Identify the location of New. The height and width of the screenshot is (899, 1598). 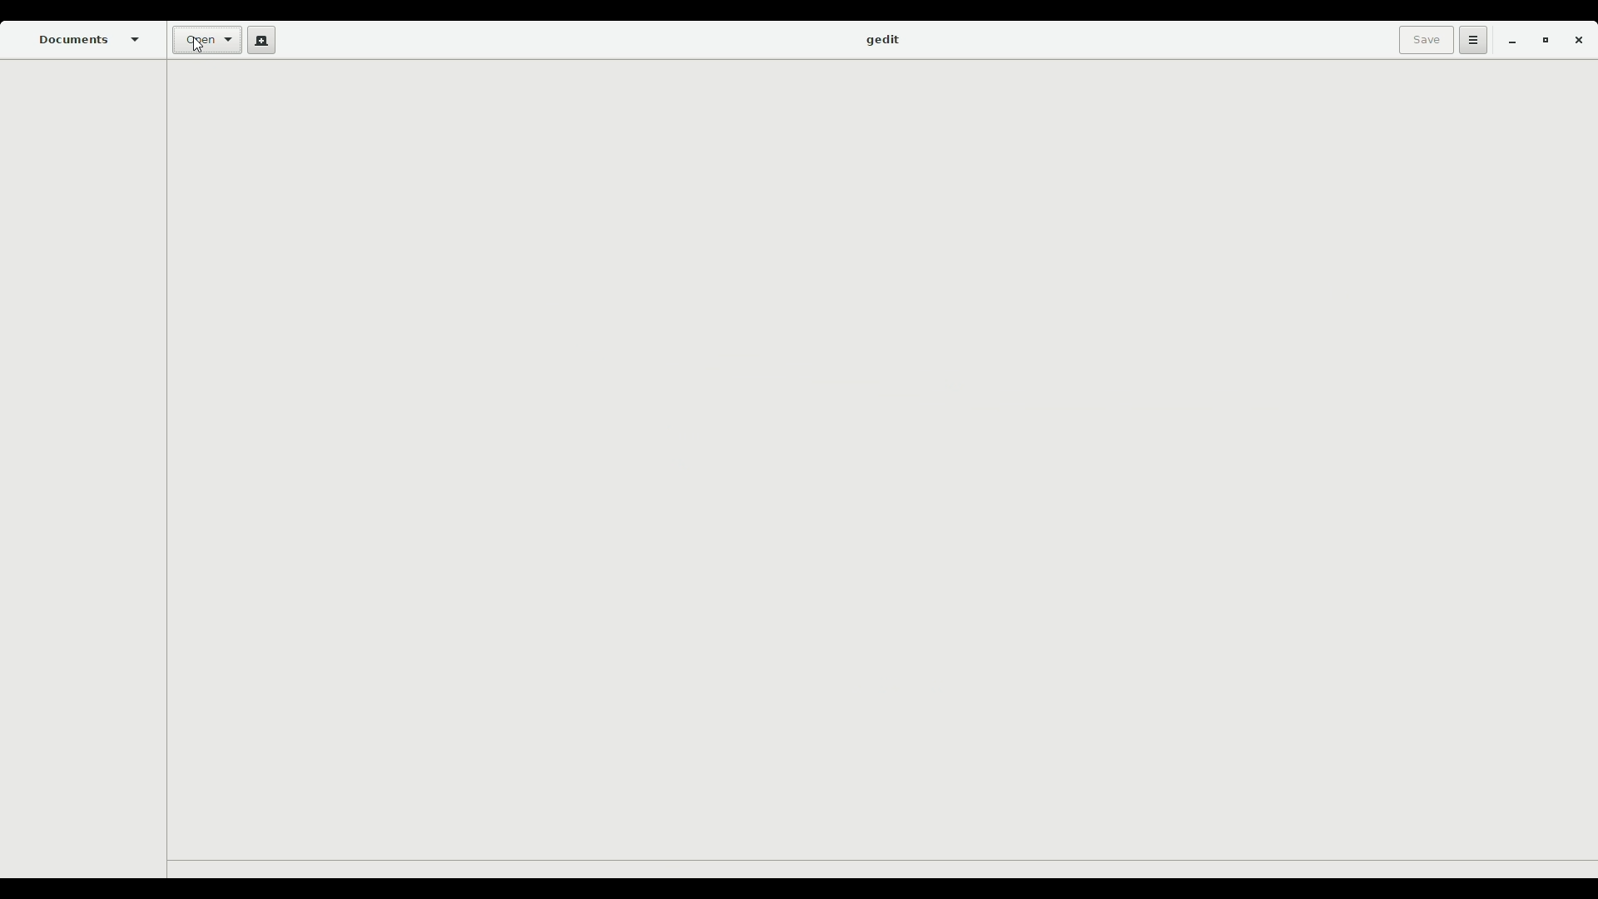
(258, 40).